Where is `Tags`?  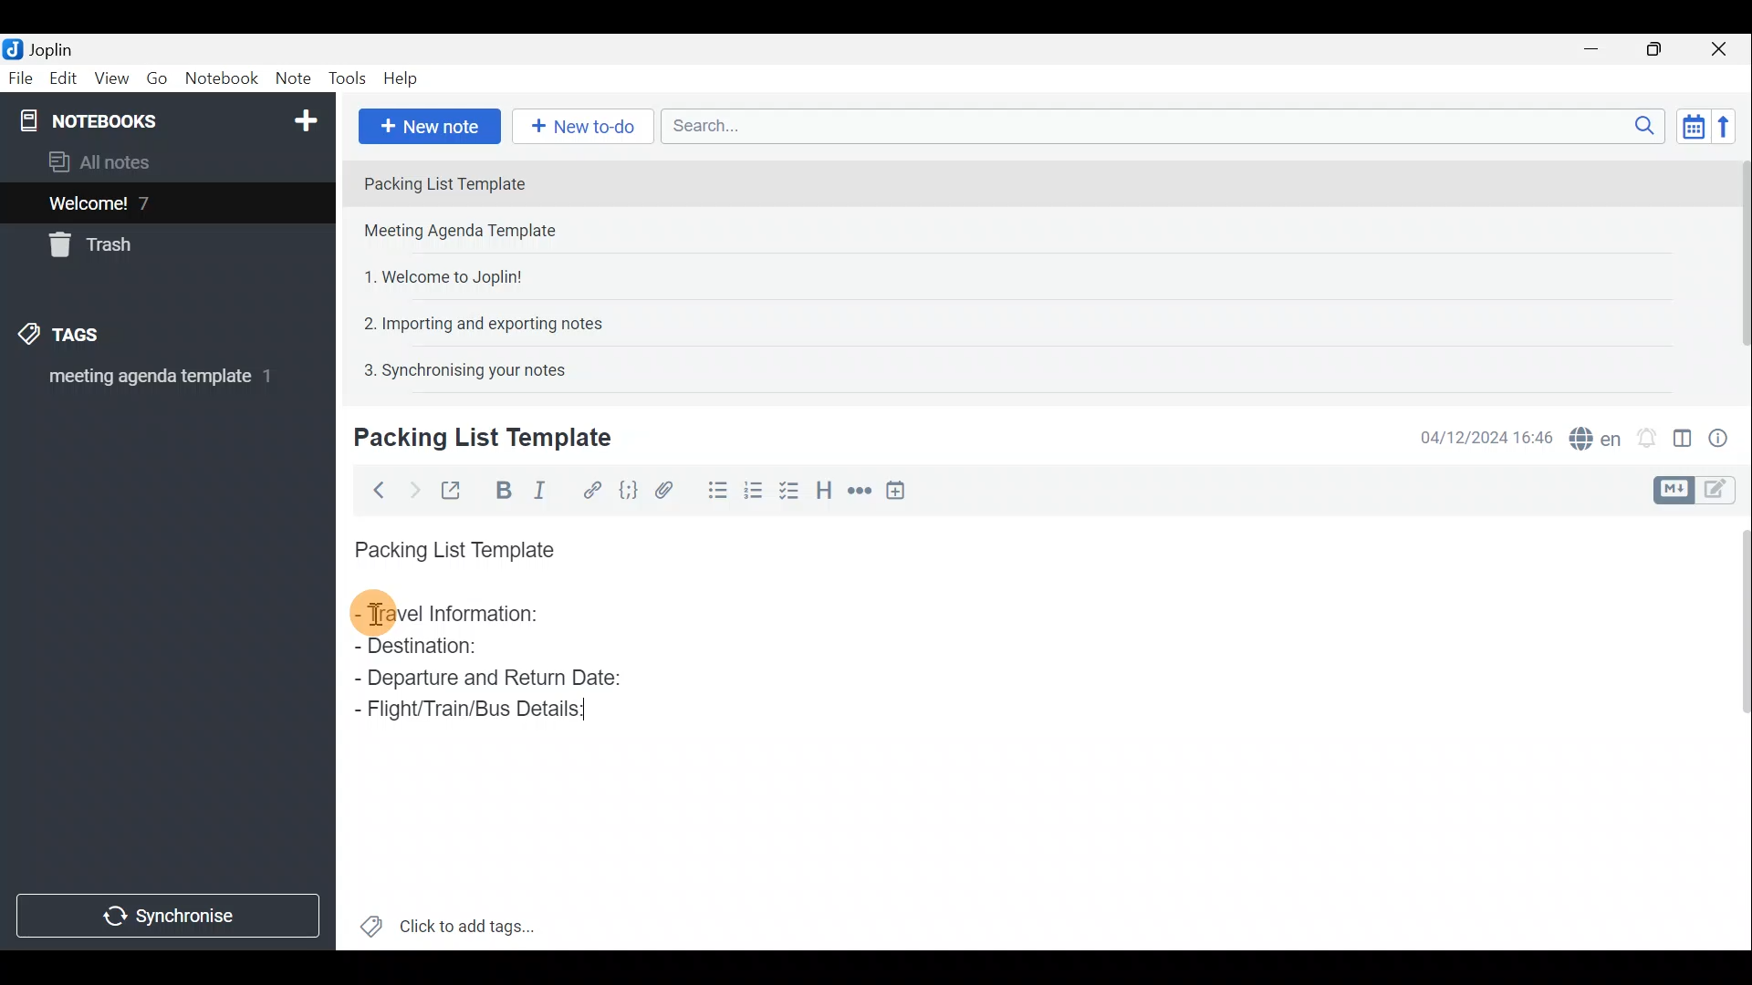 Tags is located at coordinates (89, 337).